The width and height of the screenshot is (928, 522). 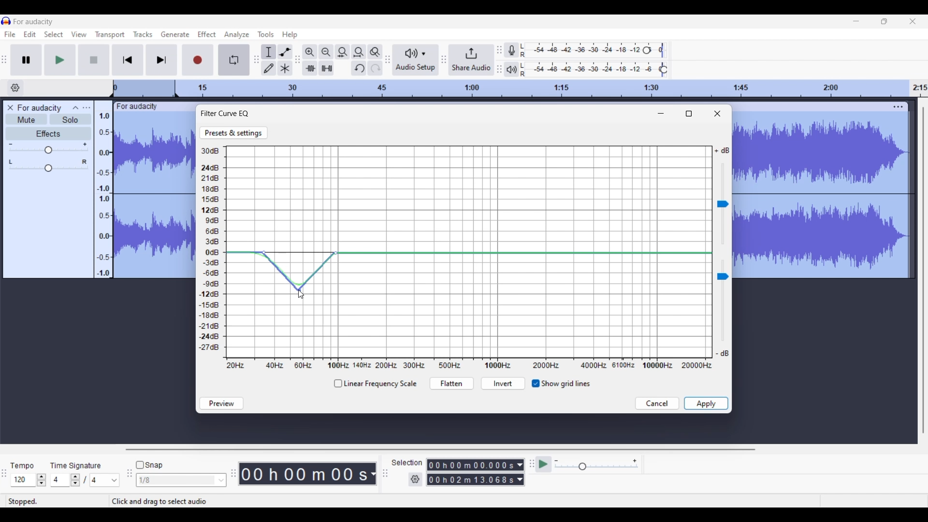 I want to click on Horizontal slide bar, so click(x=440, y=449).